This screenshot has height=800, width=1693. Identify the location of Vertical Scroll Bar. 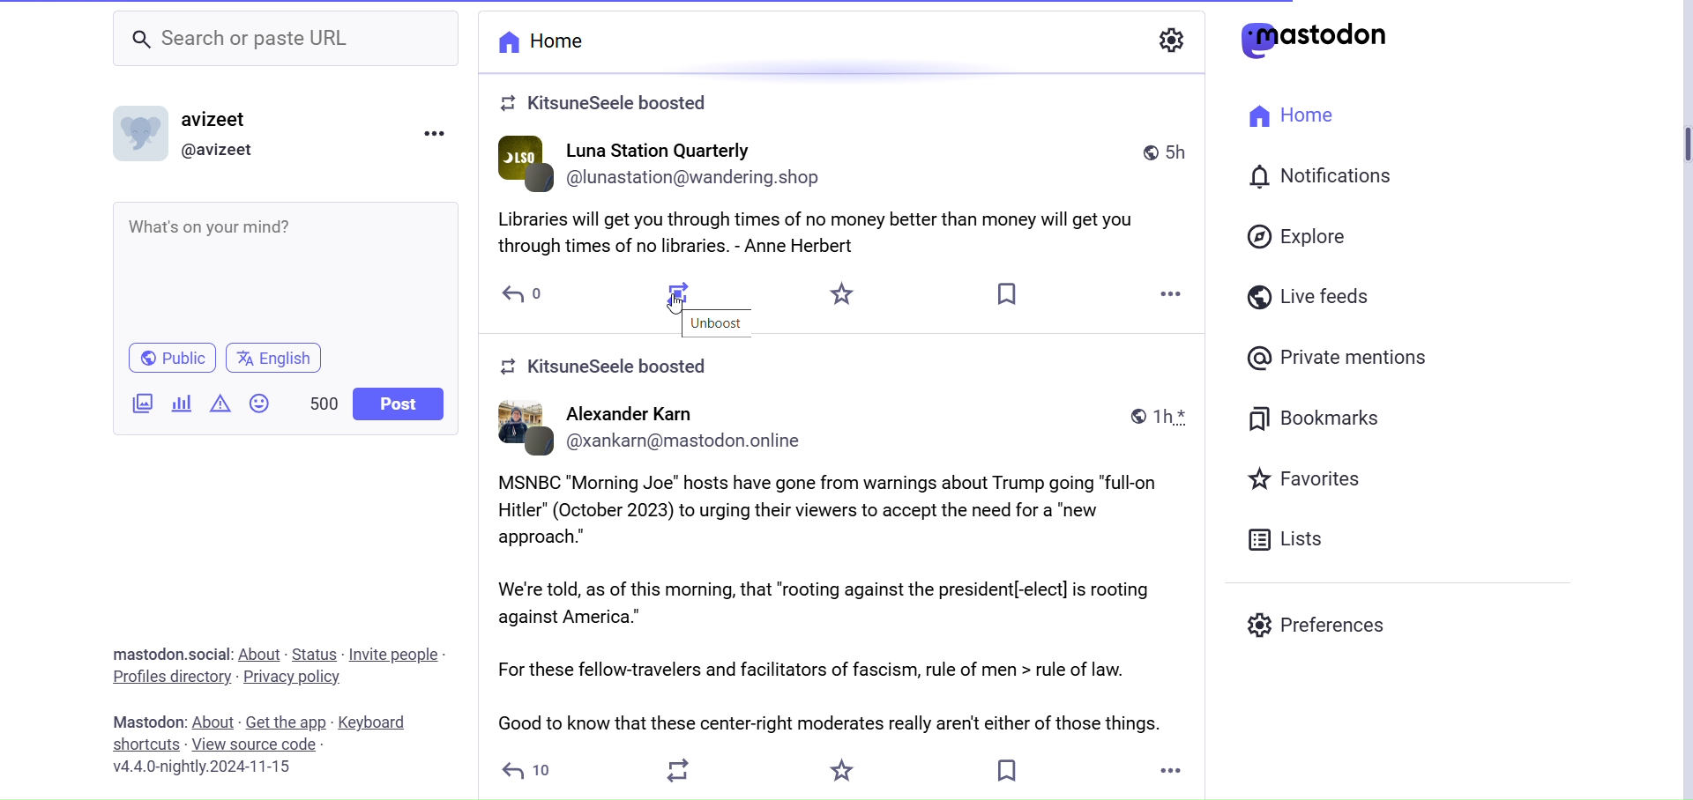
(1677, 401).